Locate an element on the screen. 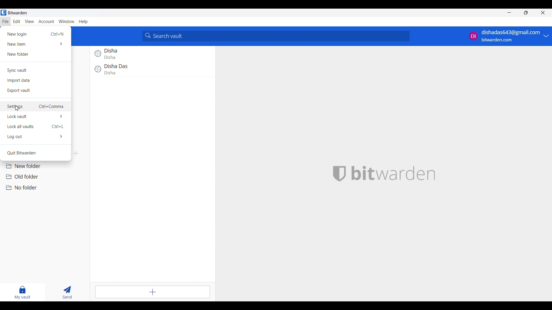 This screenshot has width=552, height=310. Minimize is located at coordinates (509, 12).